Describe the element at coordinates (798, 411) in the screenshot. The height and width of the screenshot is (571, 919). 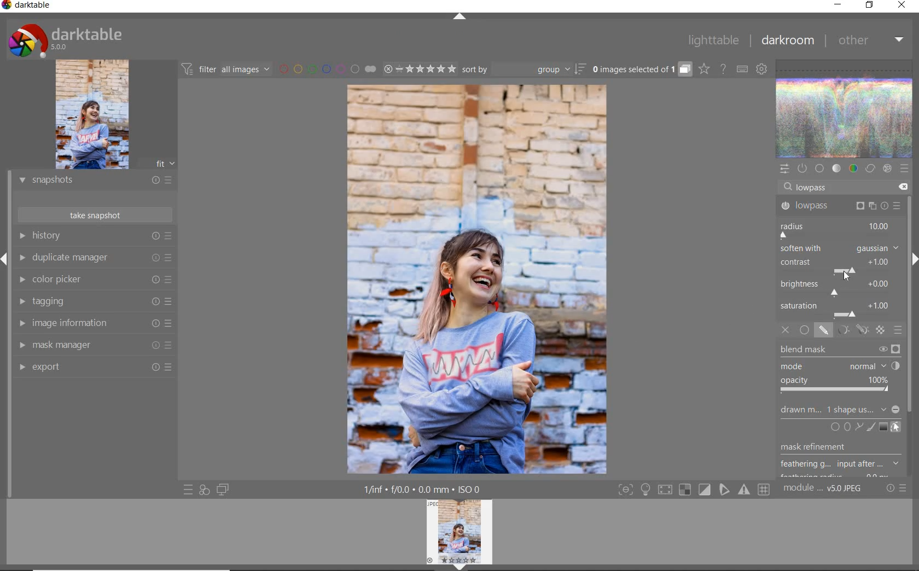
I see `drawn` at that location.